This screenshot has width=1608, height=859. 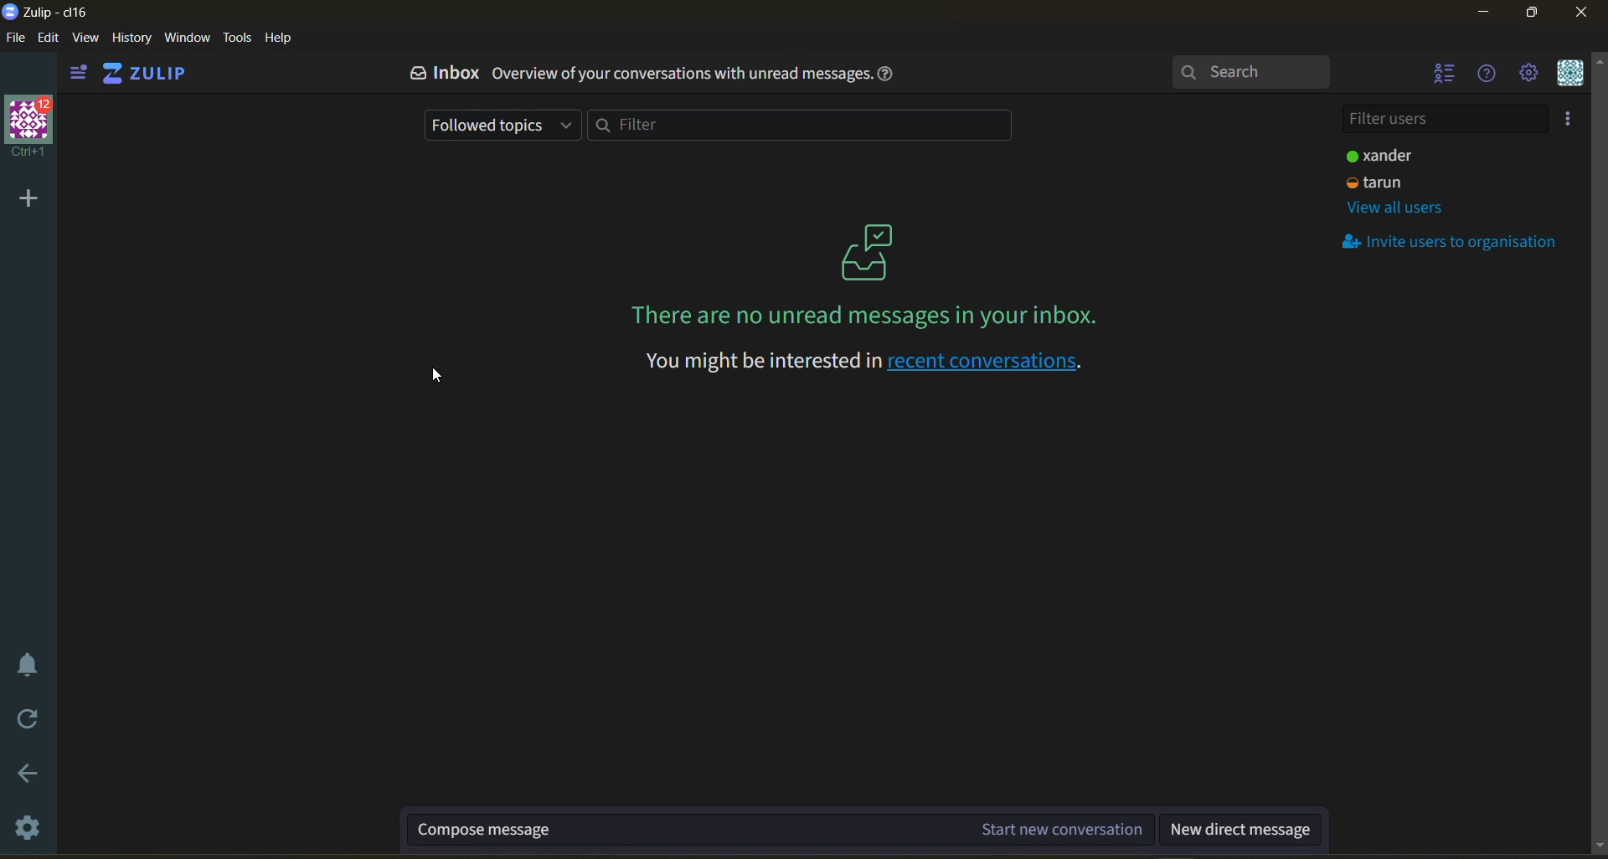 What do you see at coordinates (864, 276) in the screenshot?
I see `on screen message` at bounding box center [864, 276].